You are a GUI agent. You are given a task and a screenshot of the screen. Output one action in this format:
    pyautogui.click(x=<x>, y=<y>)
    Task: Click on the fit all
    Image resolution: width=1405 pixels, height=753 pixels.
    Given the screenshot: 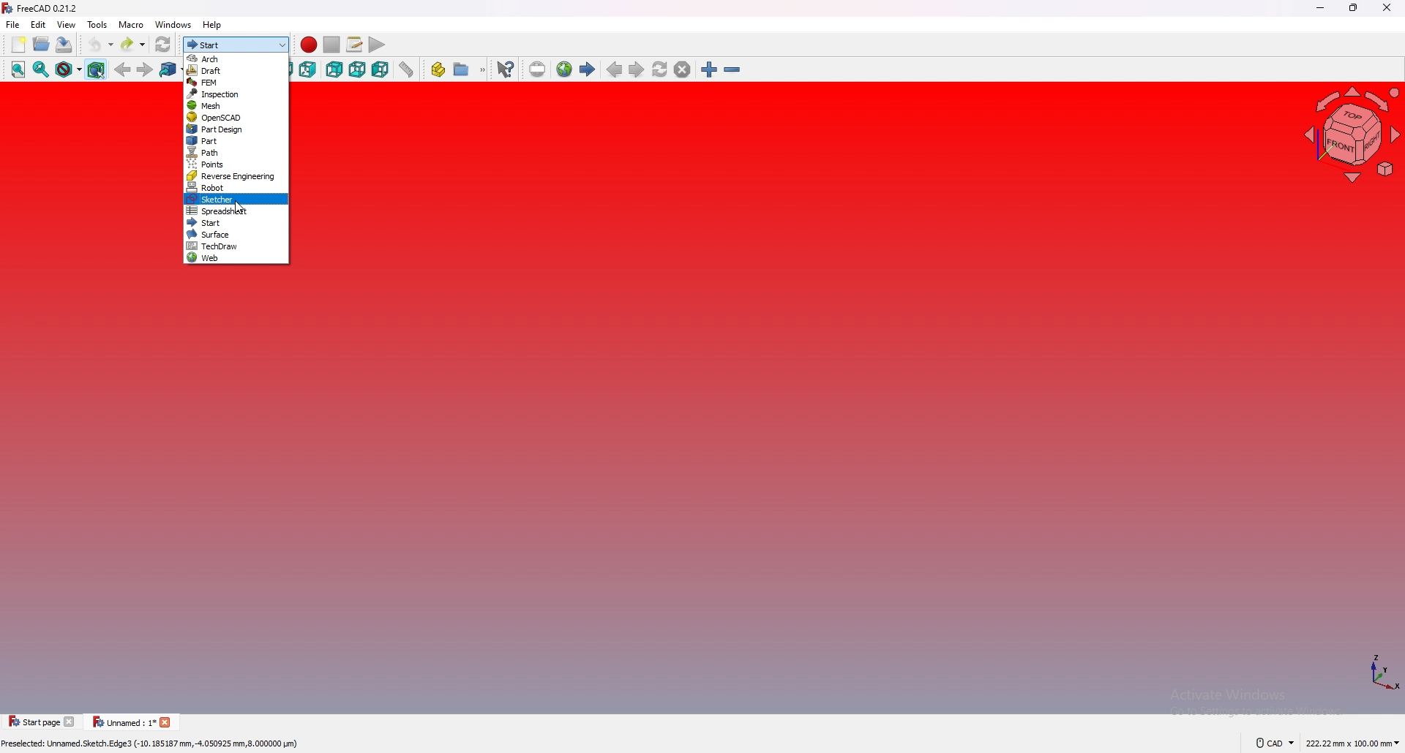 What is the action you would take?
    pyautogui.click(x=18, y=69)
    